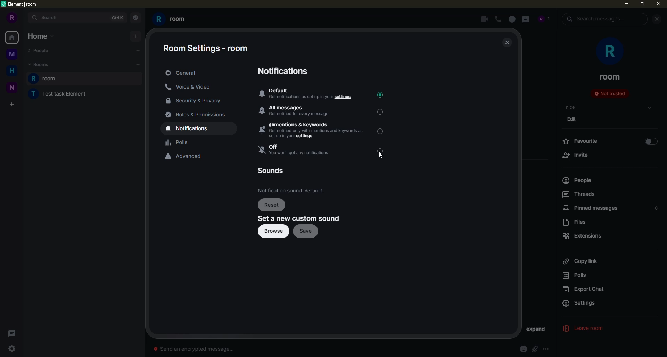 The image size is (667, 357). What do you see at coordinates (626, 5) in the screenshot?
I see `minimize` at bounding box center [626, 5].